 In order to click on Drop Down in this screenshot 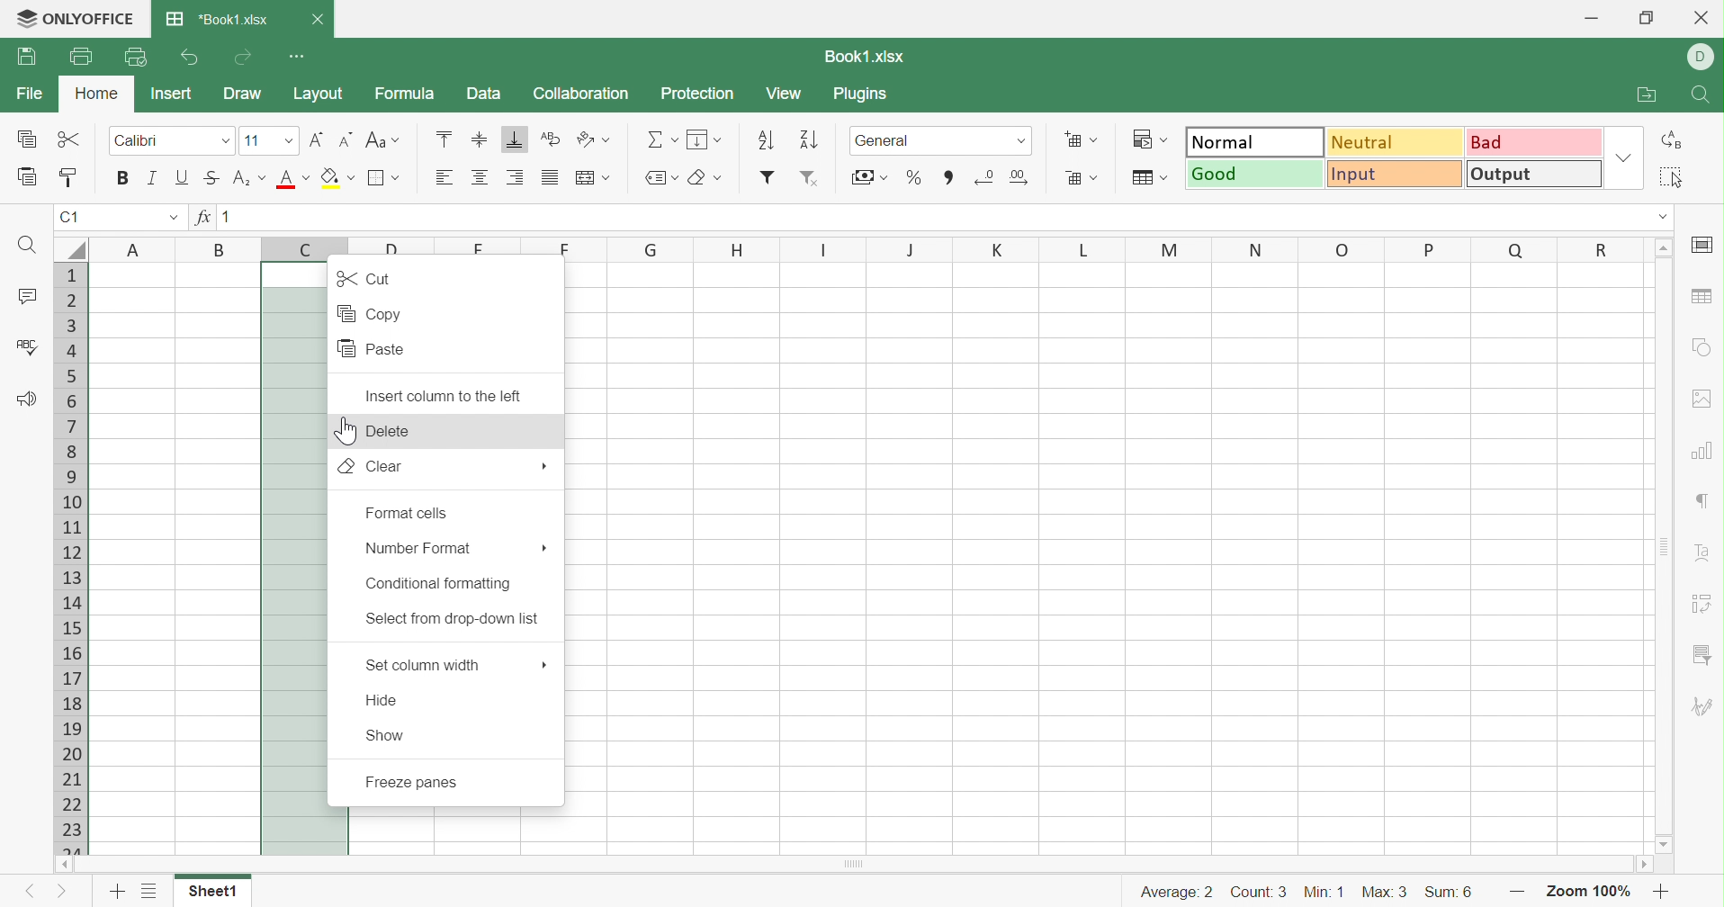, I will do `click(1168, 140)`.